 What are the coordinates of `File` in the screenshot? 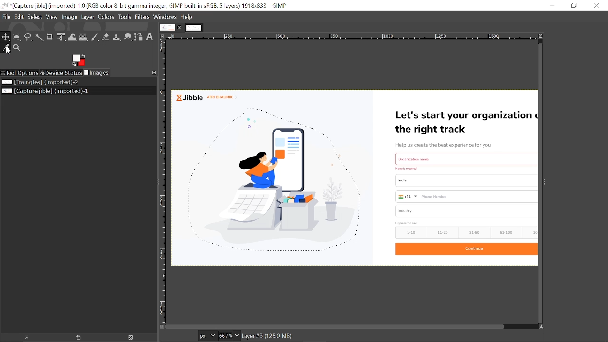 It's located at (6, 17).